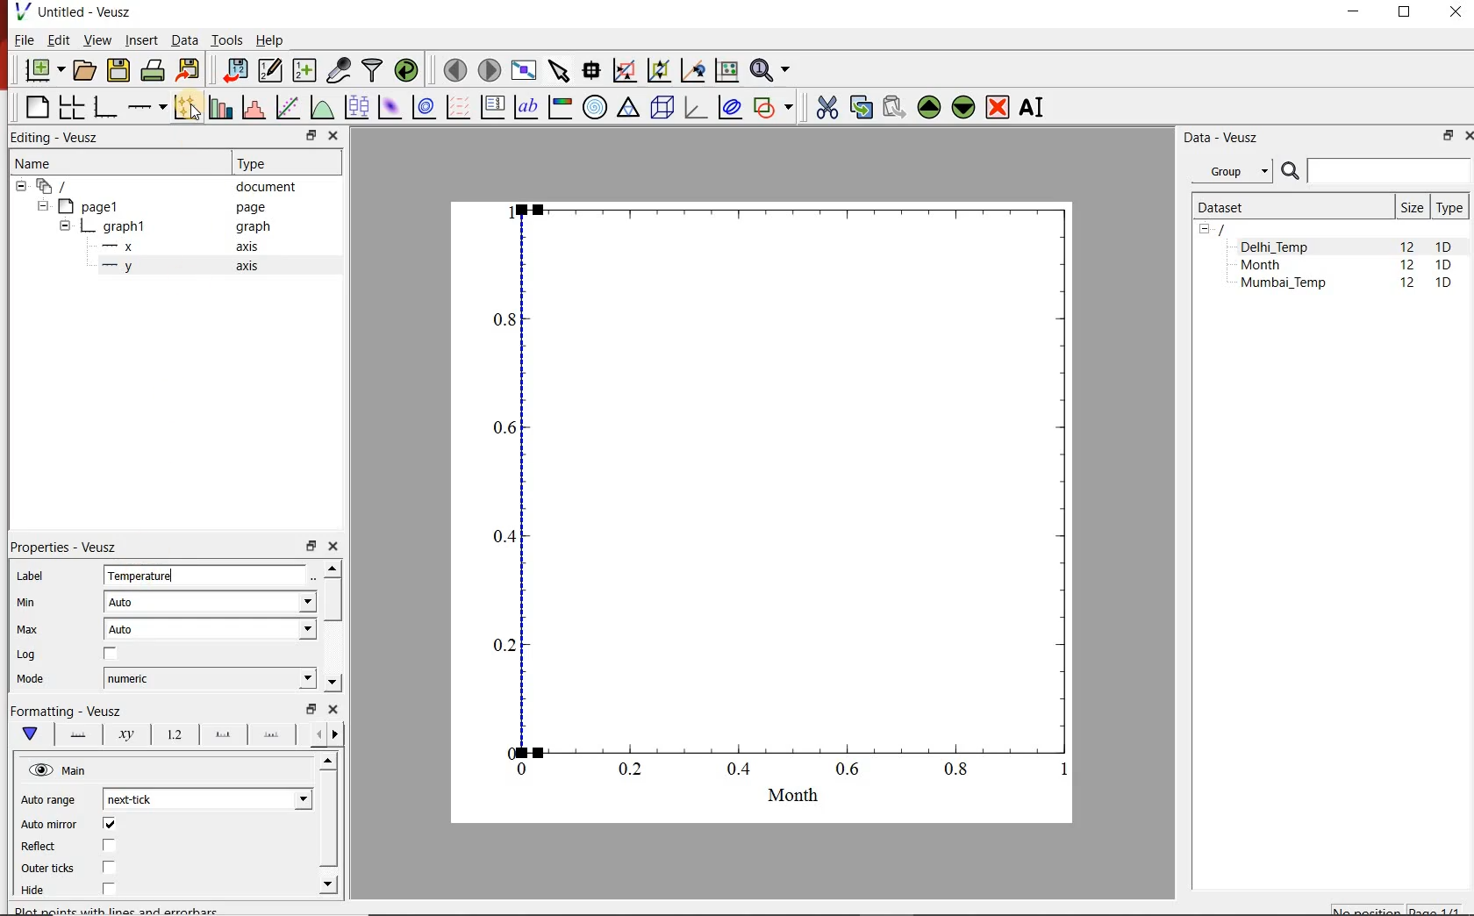  What do you see at coordinates (33, 107) in the screenshot?
I see `blank page` at bounding box center [33, 107].